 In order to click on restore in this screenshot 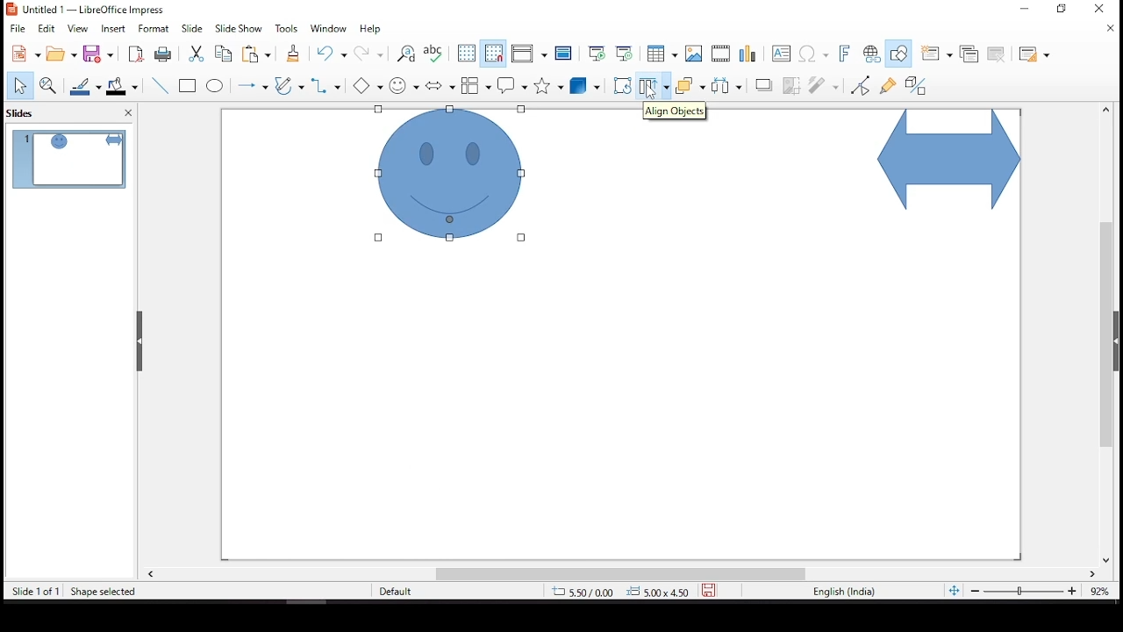, I will do `click(1066, 12)`.